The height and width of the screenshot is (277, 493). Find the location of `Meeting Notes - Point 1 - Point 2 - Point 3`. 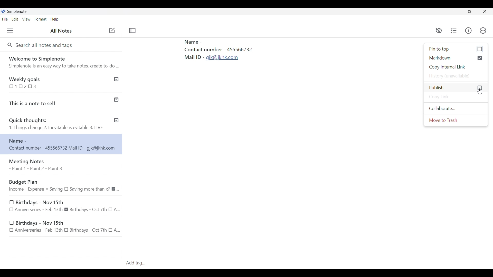

Meeting Notes - Point 1 - Point 2 - Point 3 is located at coordinates (62, 165).